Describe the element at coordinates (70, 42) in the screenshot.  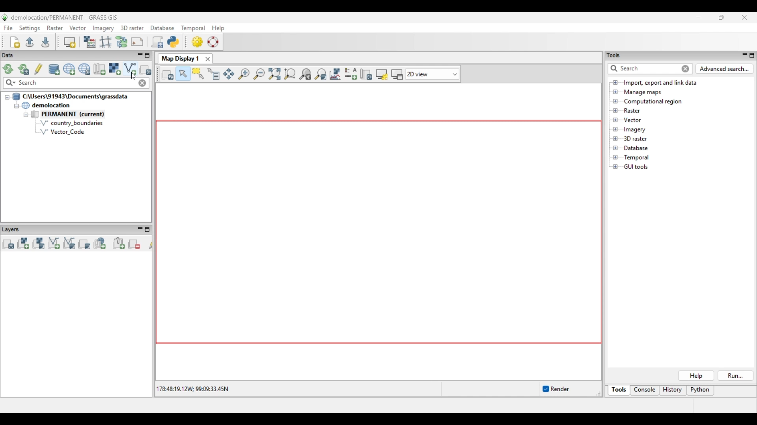
I see `Start new map display` at that location.